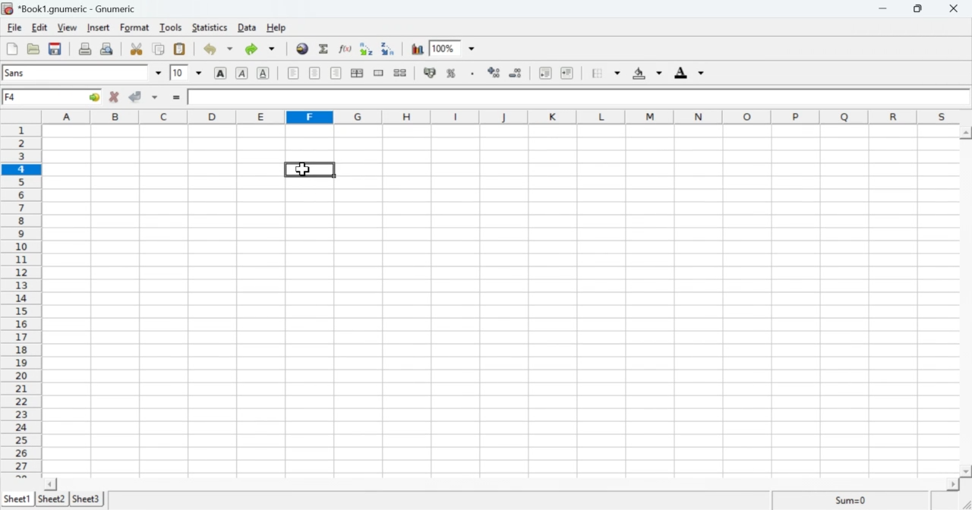  What do you see at coordinates (600, 72) in the screenshot?
I see `Border` at bounding box center [600, 72].